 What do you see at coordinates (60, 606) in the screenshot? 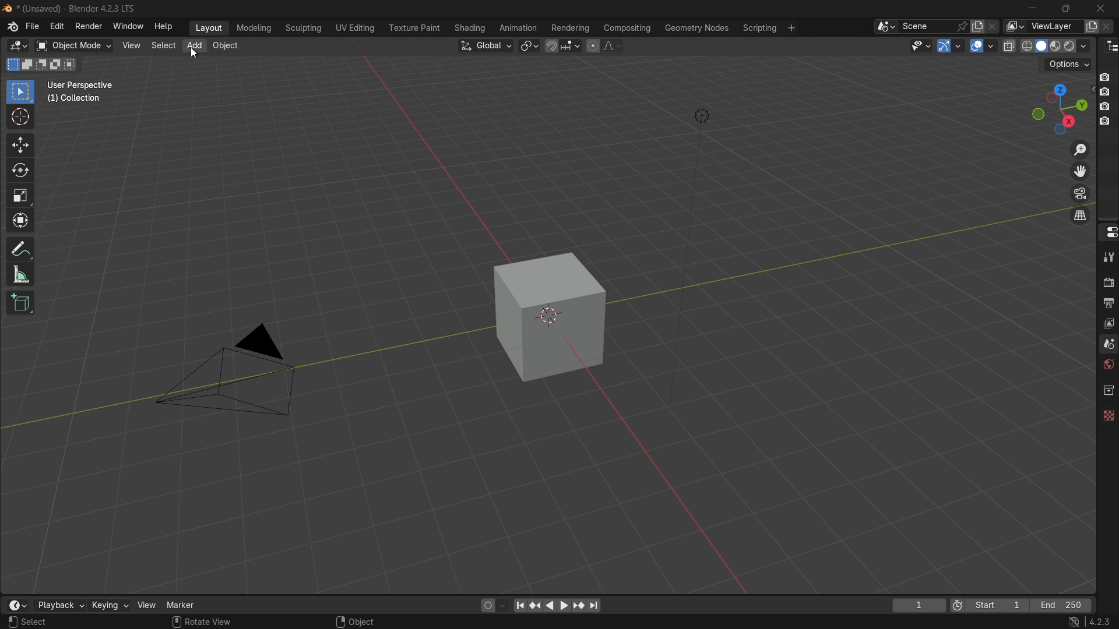
I see `playback` at bounding box center [60, 606].